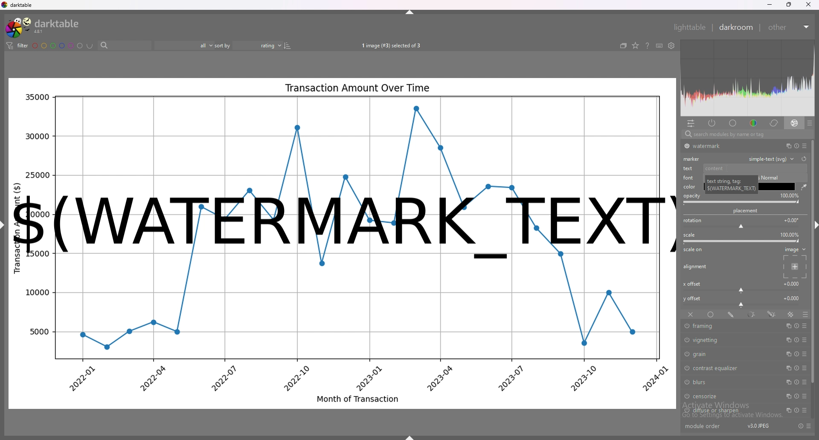 Image resolution: width=819 pixels, height=440 pixels. I want to click on presets, so click(805, 340).